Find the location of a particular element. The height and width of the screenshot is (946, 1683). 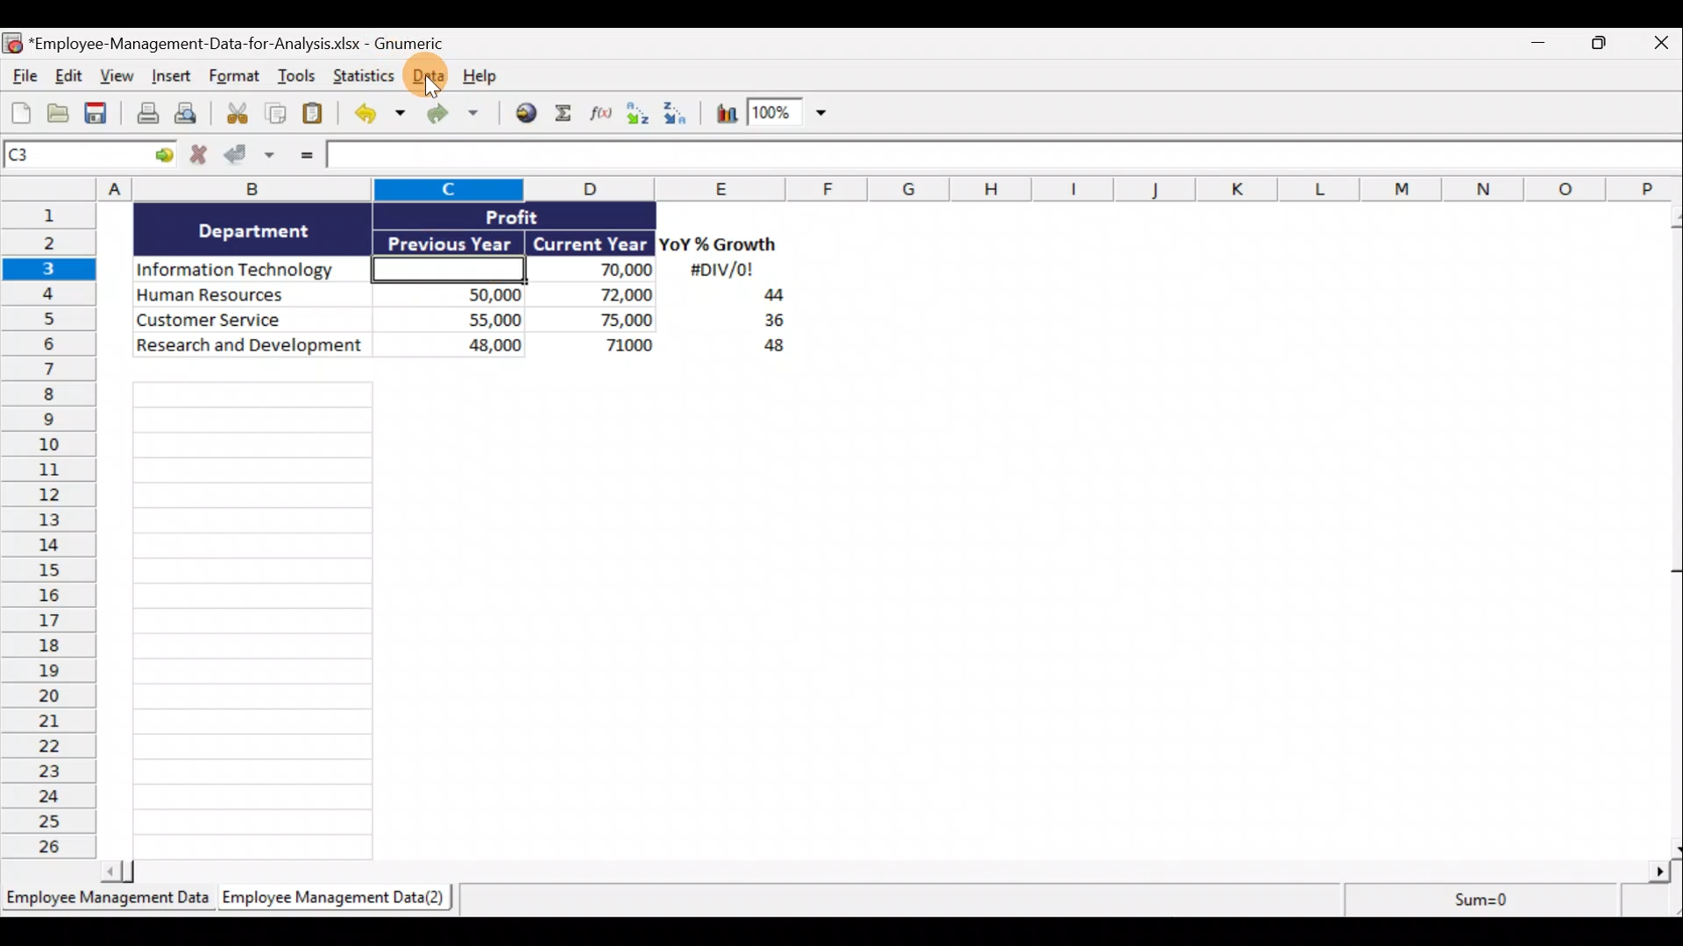

Undo last action is located at coordinates (382, 115).